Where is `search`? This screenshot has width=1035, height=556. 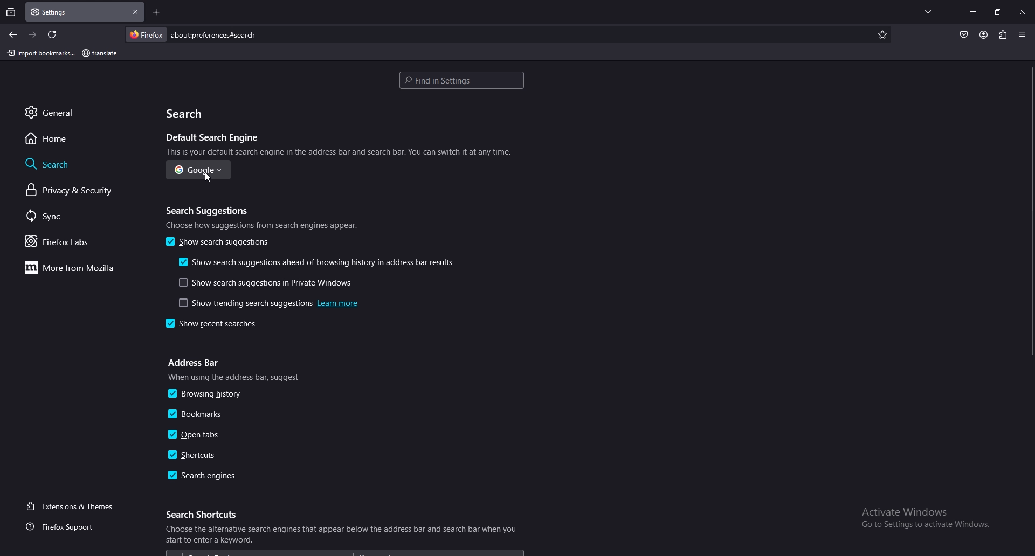 search is located at coordinates (493, 35).